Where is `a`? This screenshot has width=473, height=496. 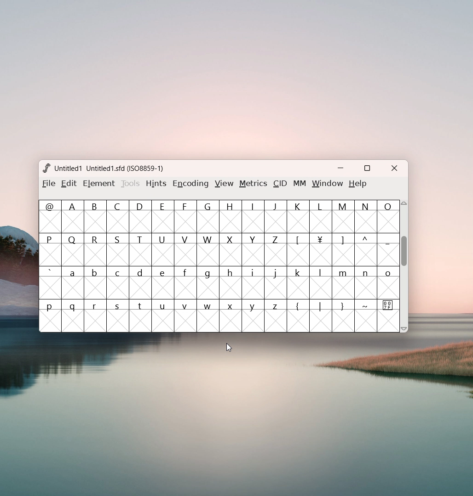
a is located at coordinates (73, 283).